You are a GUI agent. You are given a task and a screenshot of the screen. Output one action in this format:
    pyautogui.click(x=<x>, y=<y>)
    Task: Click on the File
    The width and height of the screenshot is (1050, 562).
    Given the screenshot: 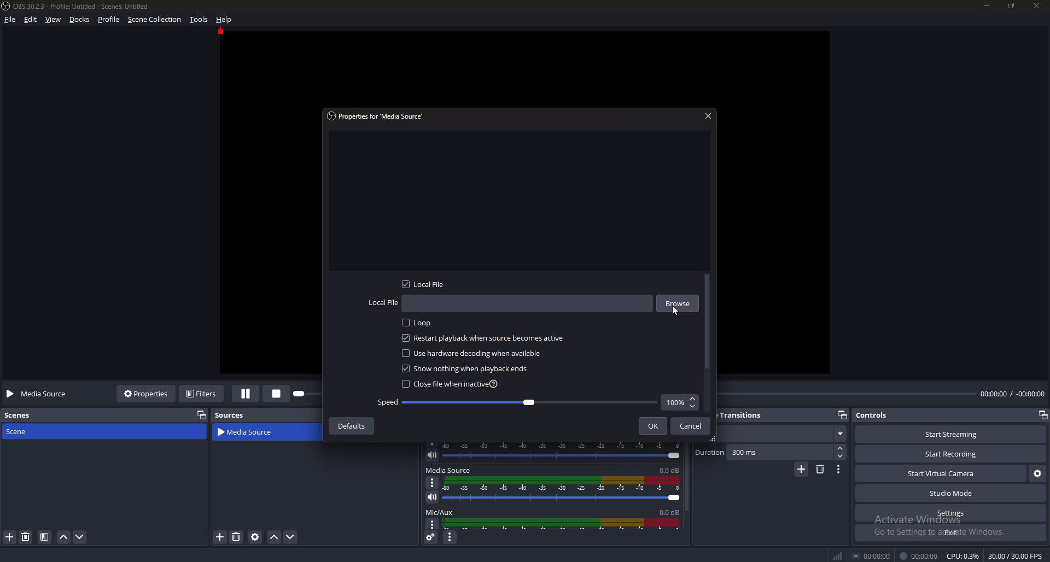 What is the action you would take?
    pyautogui.click(x=12, y=20)
    